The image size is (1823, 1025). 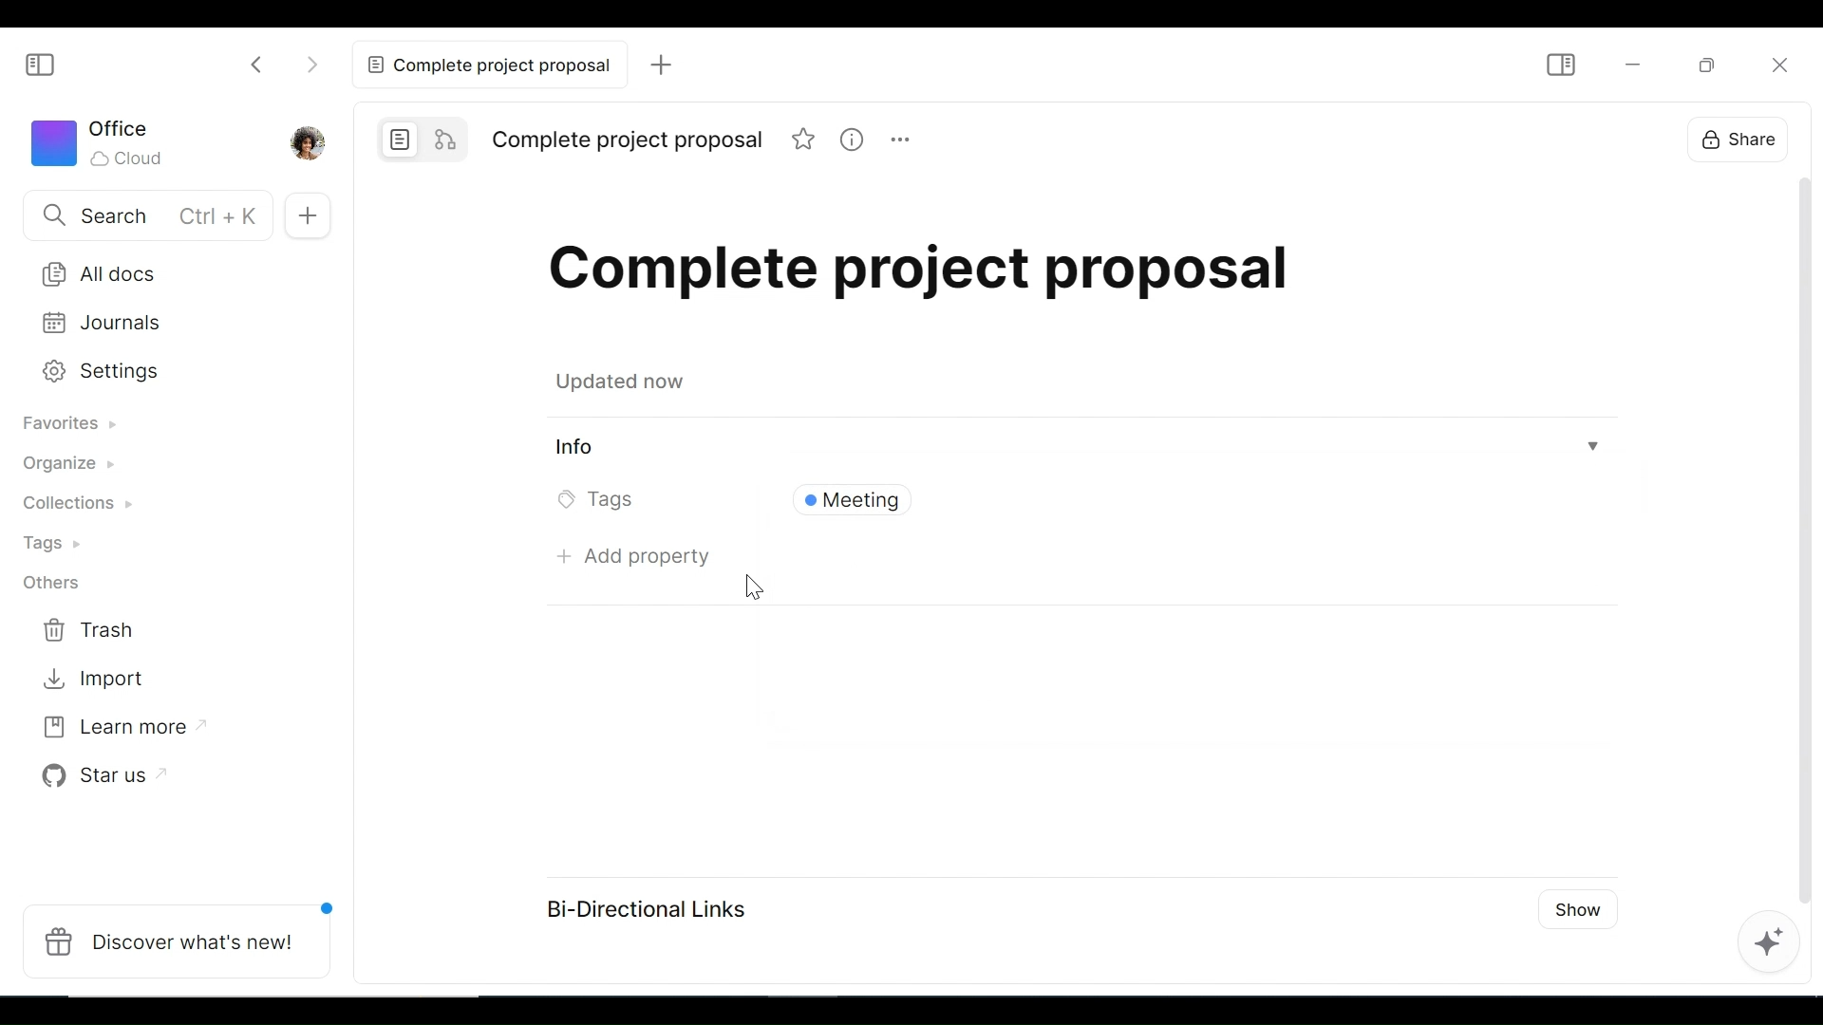 What do you see at coordinates (103, 143) in the screenshot?
I see `Workspace` at bounding box center [103, 143].